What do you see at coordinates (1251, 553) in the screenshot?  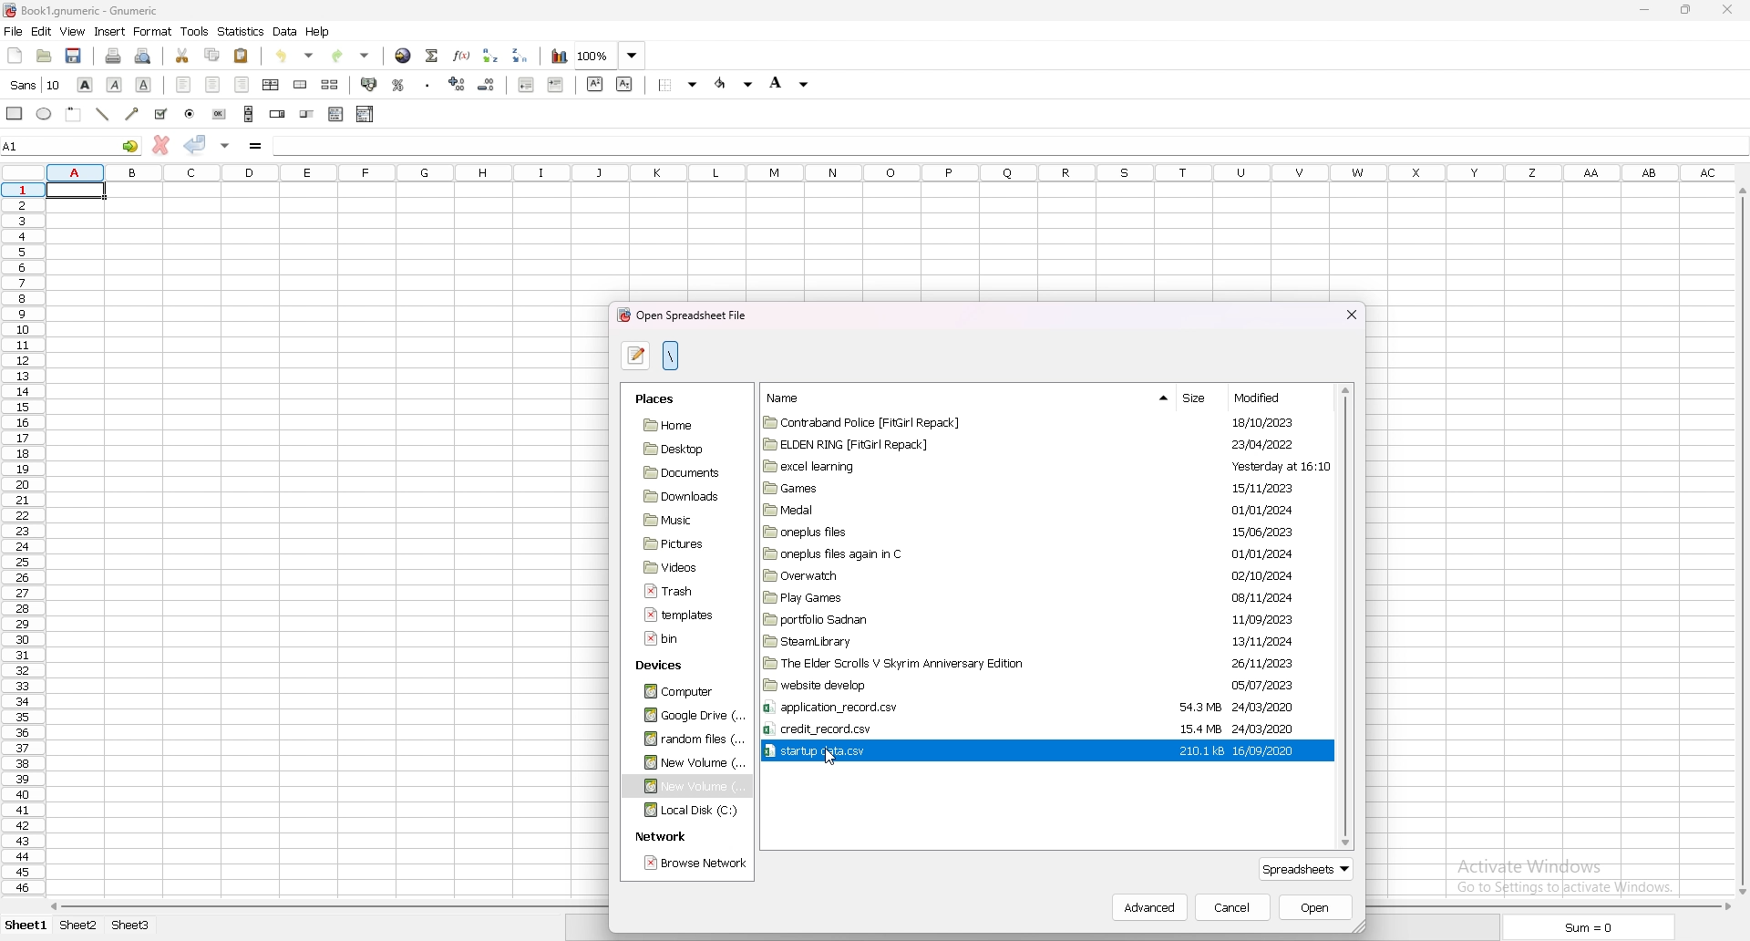 I see `01/01/2024` at bounding box center [1251, 553].